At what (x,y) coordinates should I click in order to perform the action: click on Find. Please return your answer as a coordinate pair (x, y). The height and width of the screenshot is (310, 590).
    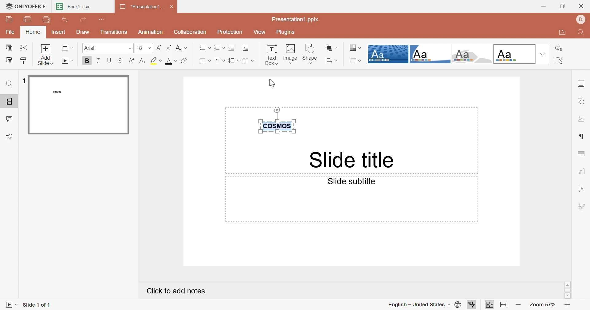
    Looking at the image, I should click on (10, 83).